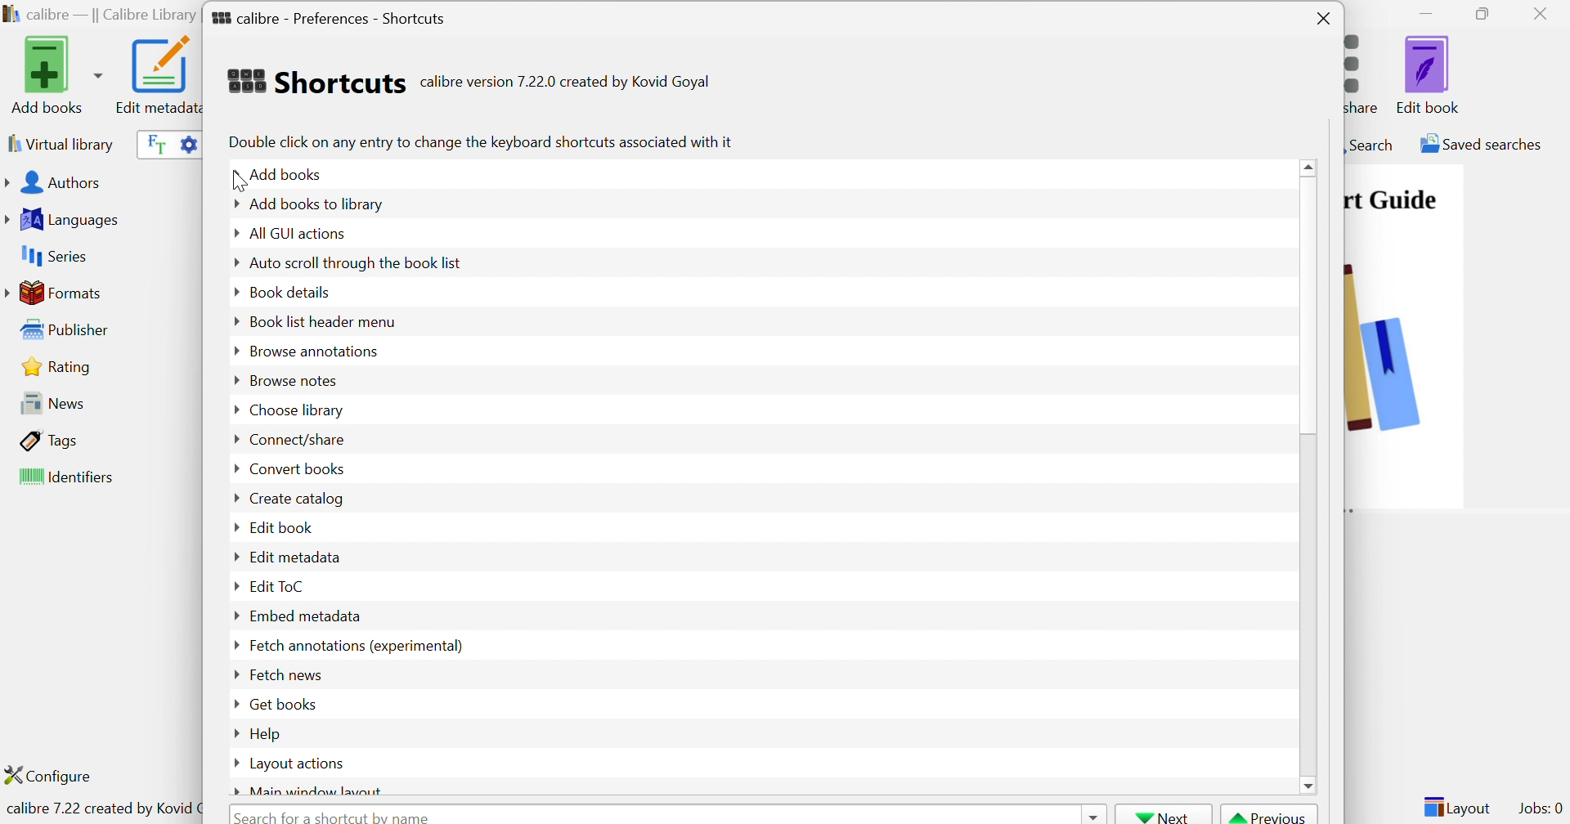  What do you see at coordinates (298, 764) in the screenshot?
I see `Layout actions` at bounding box center [298, 764].